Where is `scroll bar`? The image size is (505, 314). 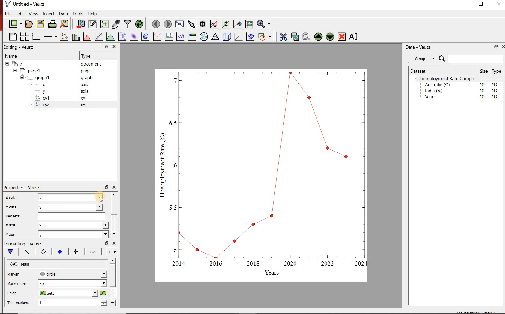
scroll bar is located at coordinates (114, 206).